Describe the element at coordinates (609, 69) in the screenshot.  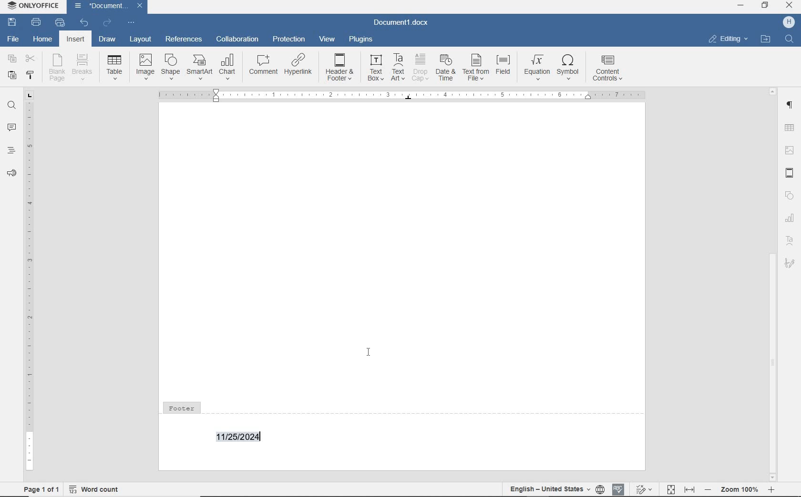
I see `content controls` at that location.